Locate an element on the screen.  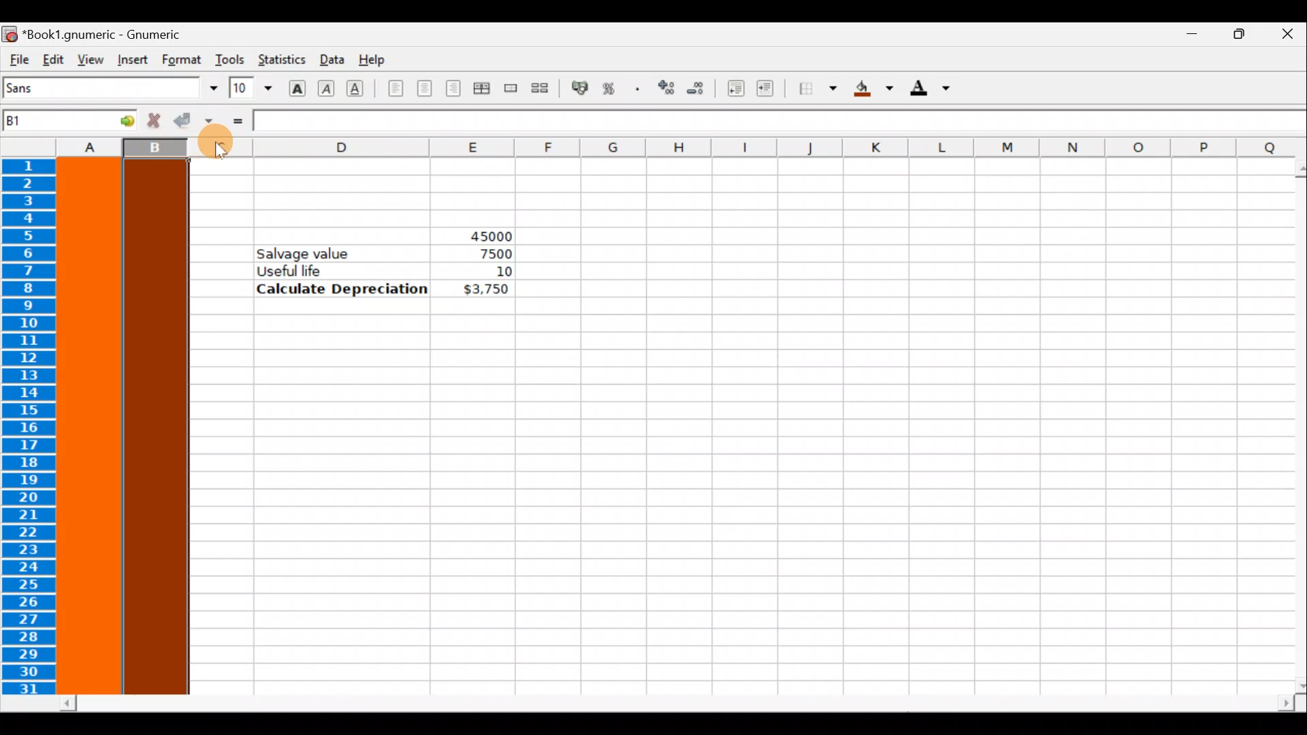
Background is located at coordinates (874, 88).